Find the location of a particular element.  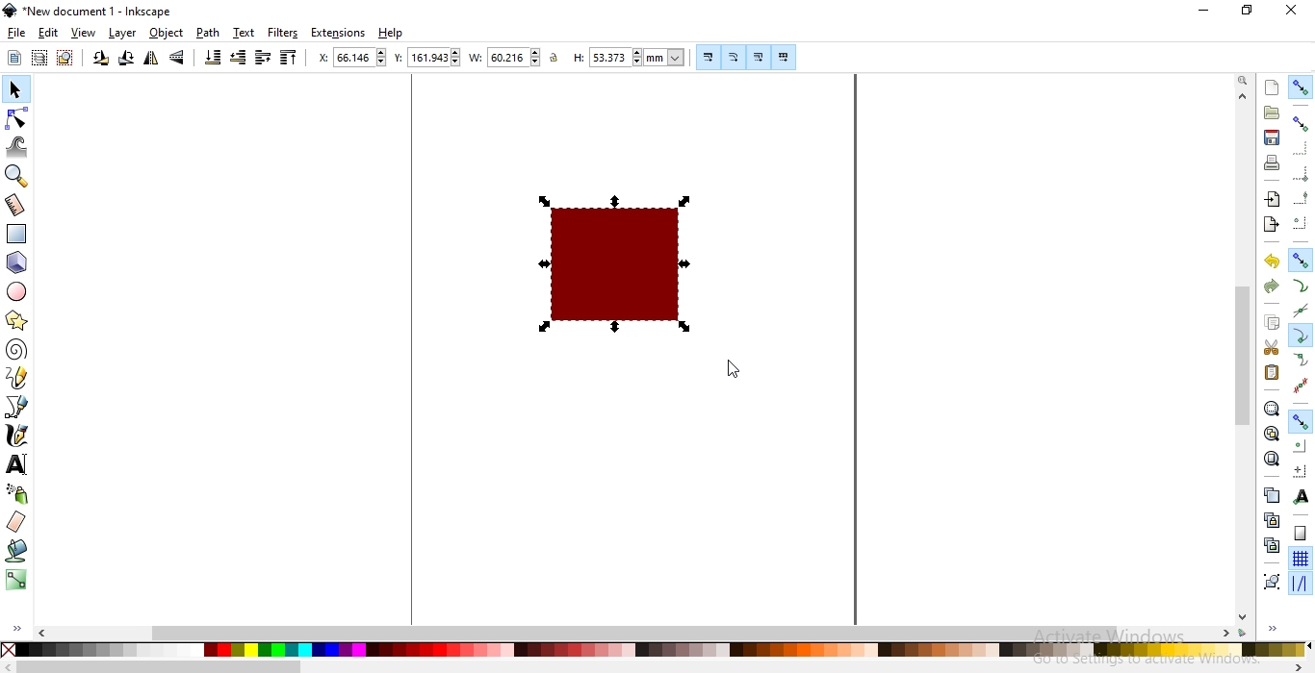

layer is located at coordinates (124, 34).